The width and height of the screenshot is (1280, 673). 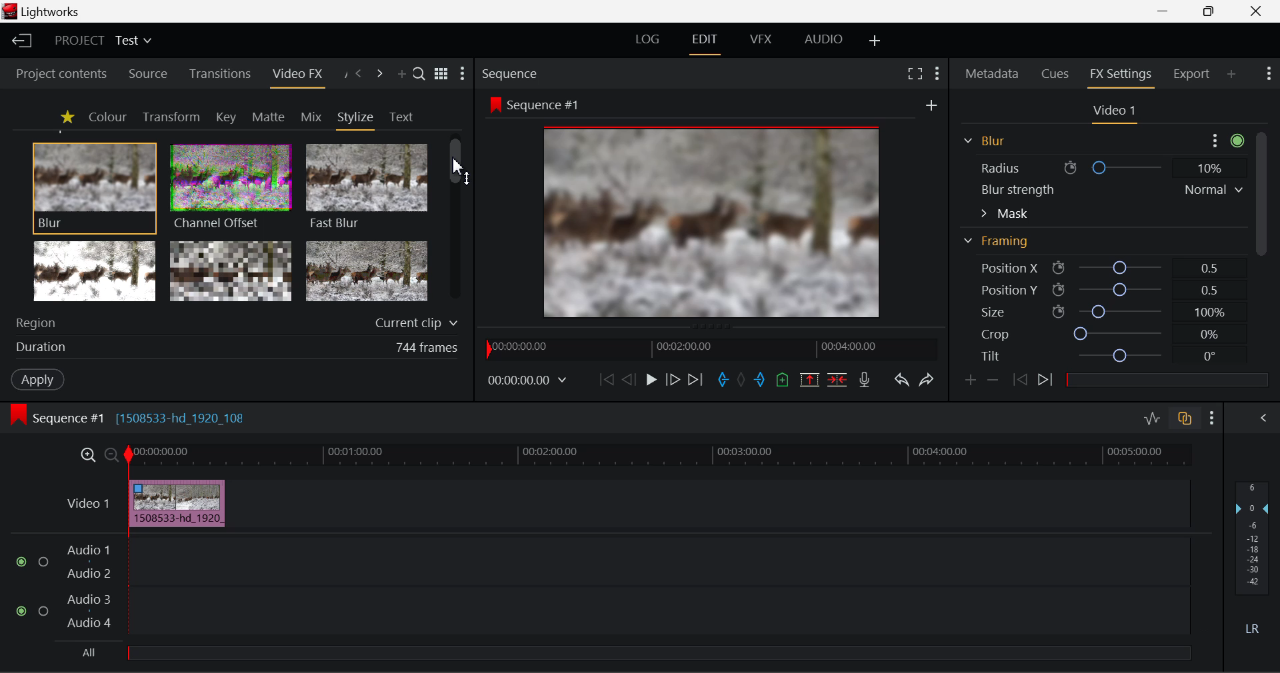 I want to click on Region of Effect, so click(x=231, y=324).